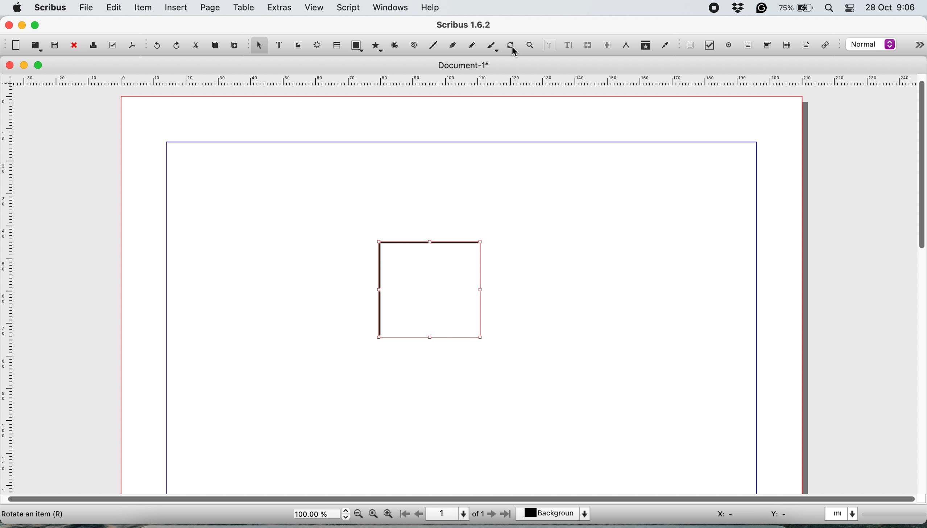 The width and height of the screenshot is (927, 528). I want to click on edit contents of frame, so click(550, 45).